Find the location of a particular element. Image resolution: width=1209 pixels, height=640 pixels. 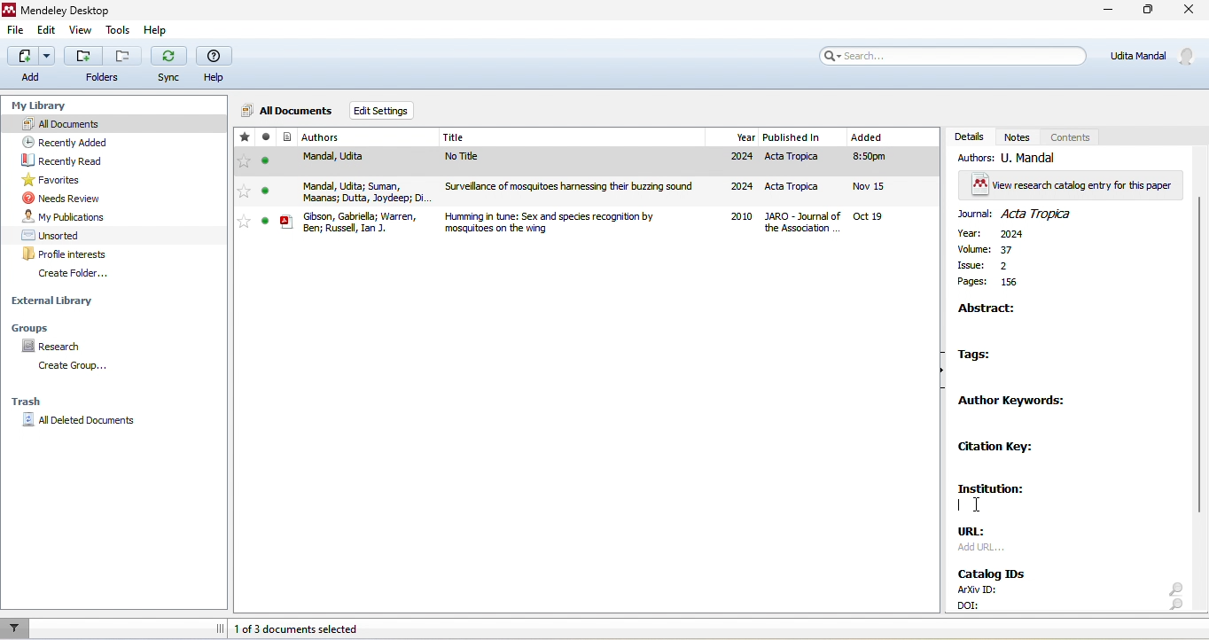

create folder is located at coordinates (90, 276).